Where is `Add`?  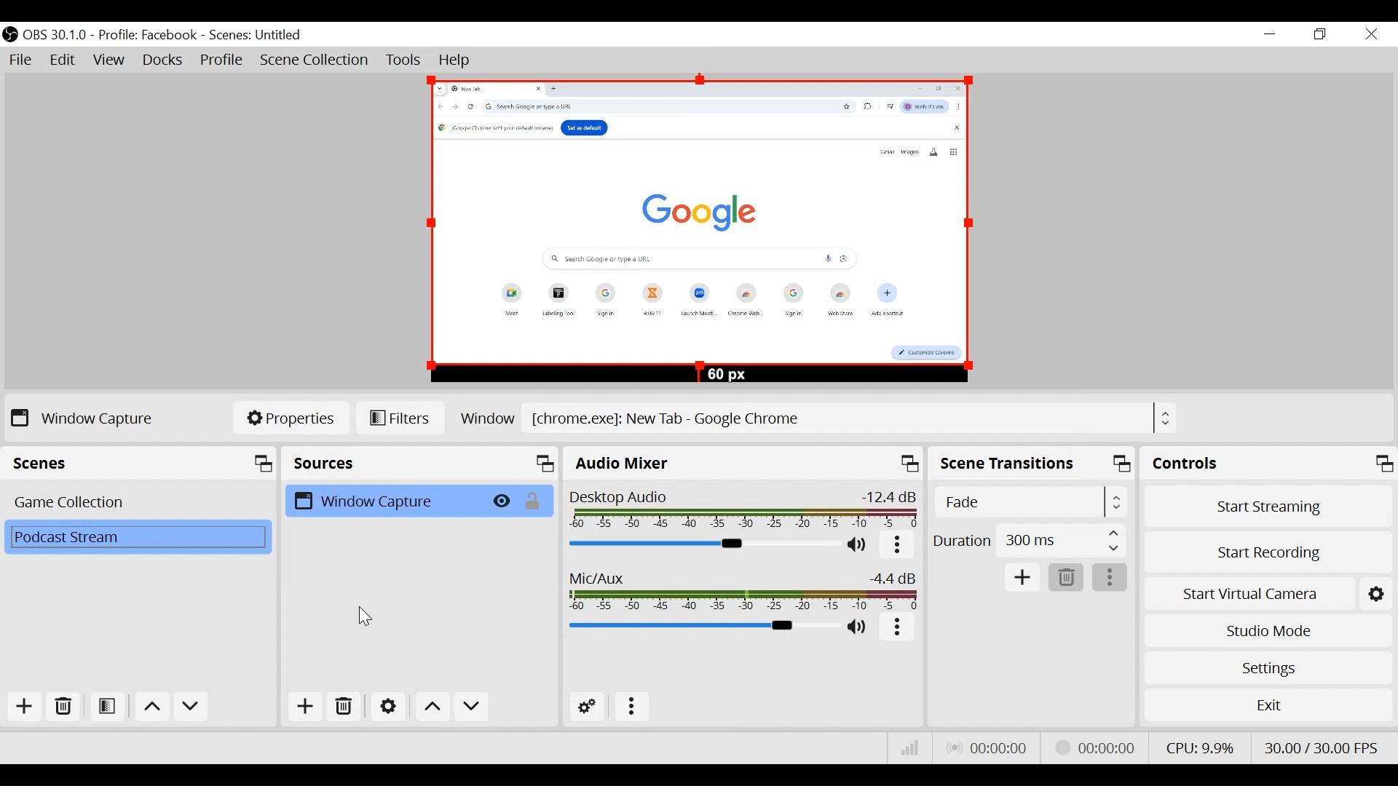
Add is located at coordinates (1024, 576).